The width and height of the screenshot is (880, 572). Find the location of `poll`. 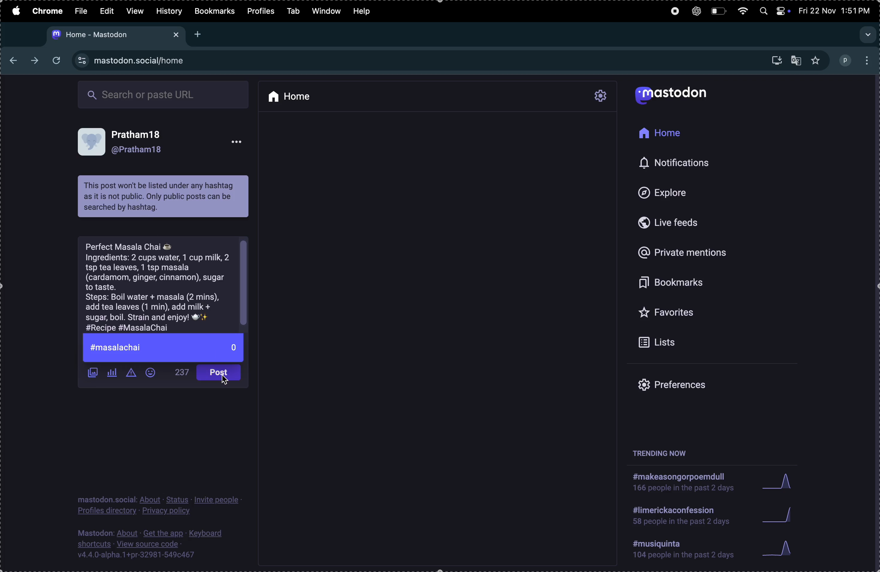

poll is located at coordinates (112, 374).